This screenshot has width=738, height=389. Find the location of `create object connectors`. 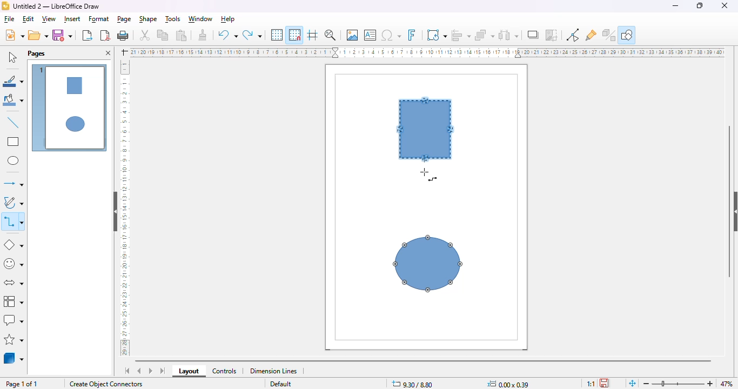

create object connectors is located at coordinates (106, 384).